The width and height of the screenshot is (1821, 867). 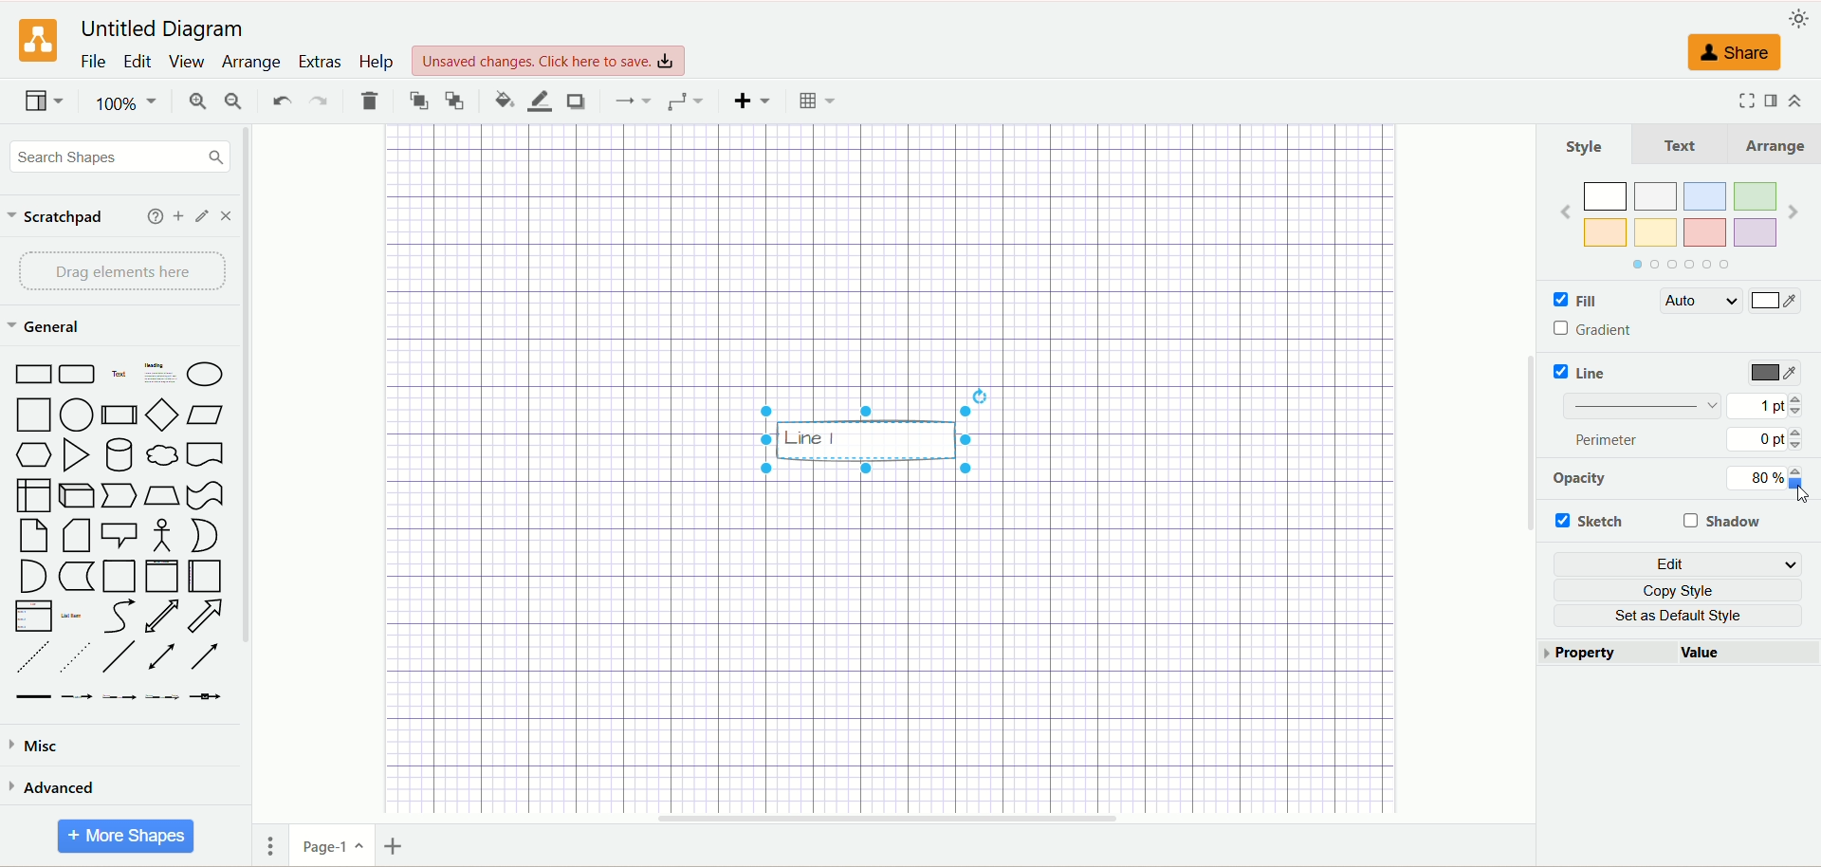 I want to click on share, so click(x=1733, y=54).